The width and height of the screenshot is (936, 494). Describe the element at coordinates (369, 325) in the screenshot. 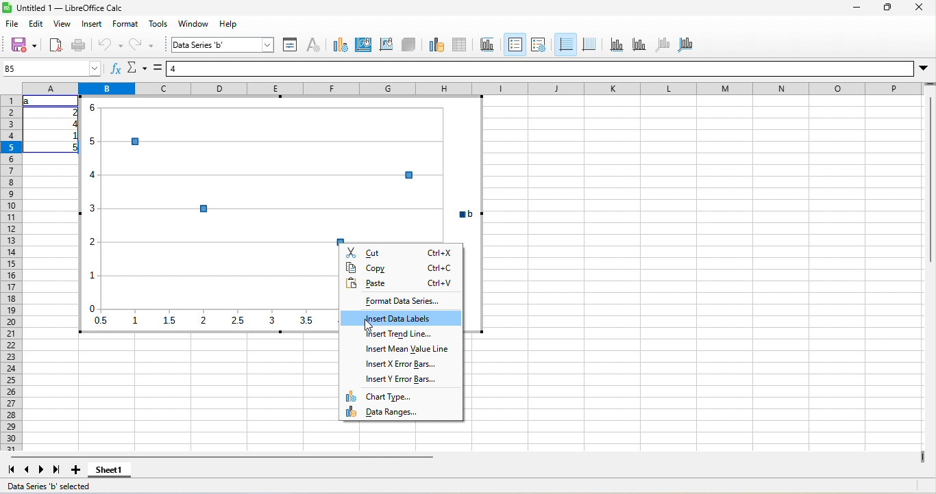

I see `cursor` at that location.